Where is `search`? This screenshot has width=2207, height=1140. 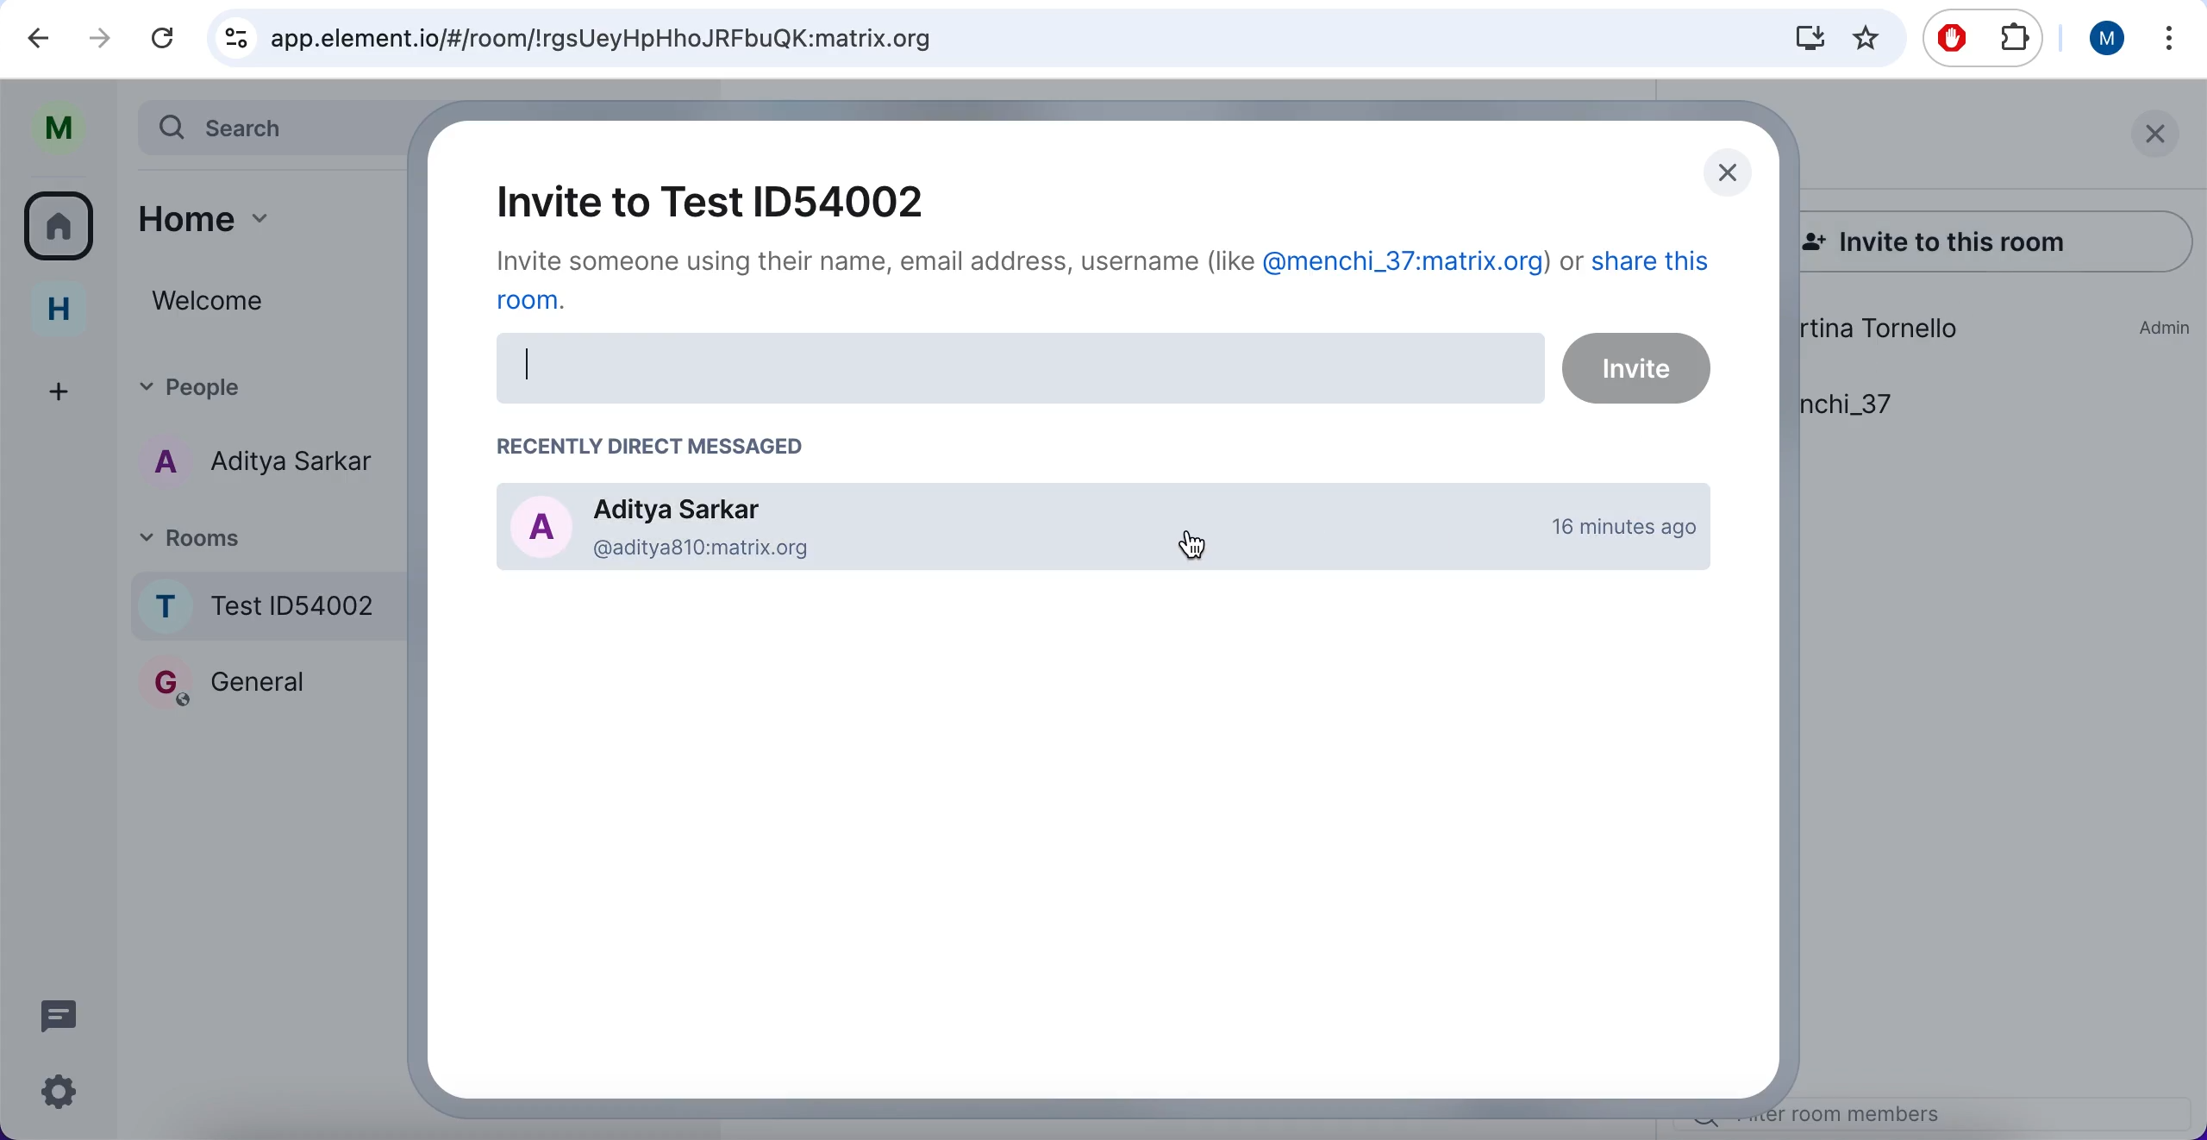
search is located at coordinates (979, 38).